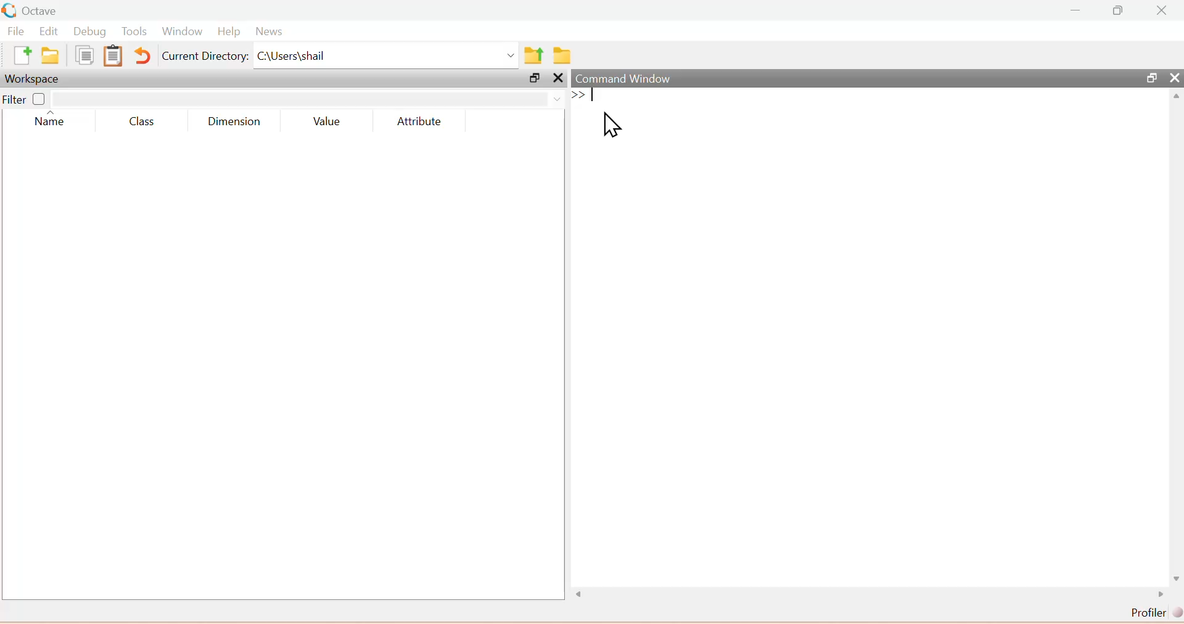 This screenshot has height=624, width=1184. I want to click on Close, so click(1172, 78).